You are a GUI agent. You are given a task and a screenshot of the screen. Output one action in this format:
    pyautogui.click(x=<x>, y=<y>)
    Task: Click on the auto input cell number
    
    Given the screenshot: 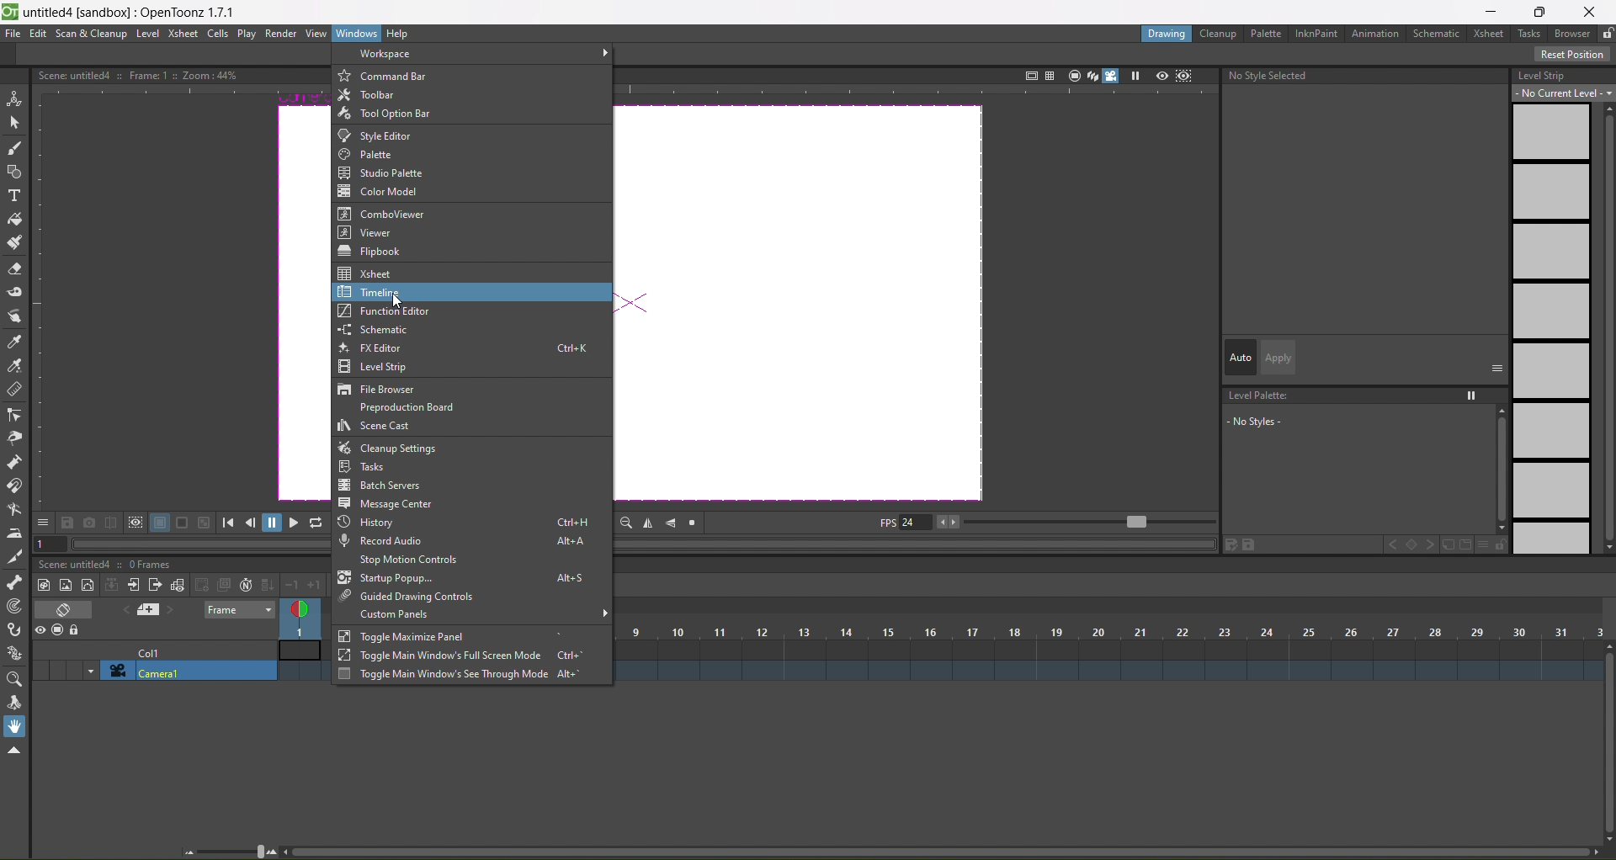 What is the action you would take?
    pyautogui.click(x=242, y=586)
    